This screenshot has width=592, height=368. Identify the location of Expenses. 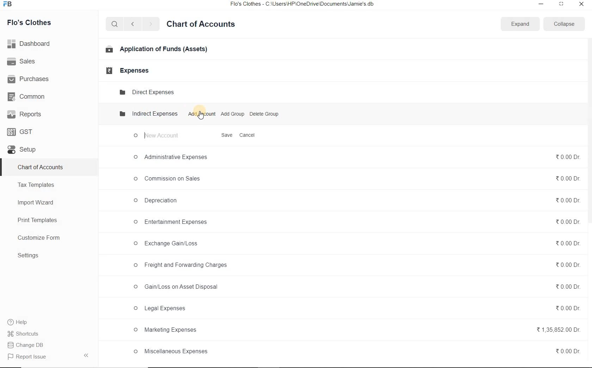
(125, 70).